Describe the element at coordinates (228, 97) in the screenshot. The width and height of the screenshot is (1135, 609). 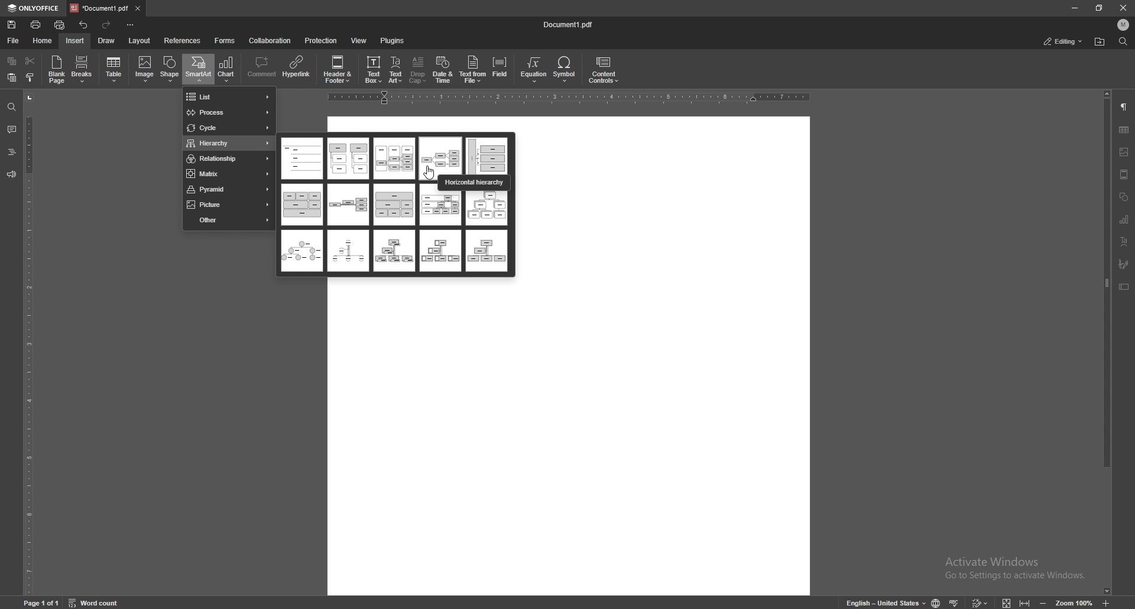
I see `list` at that location.